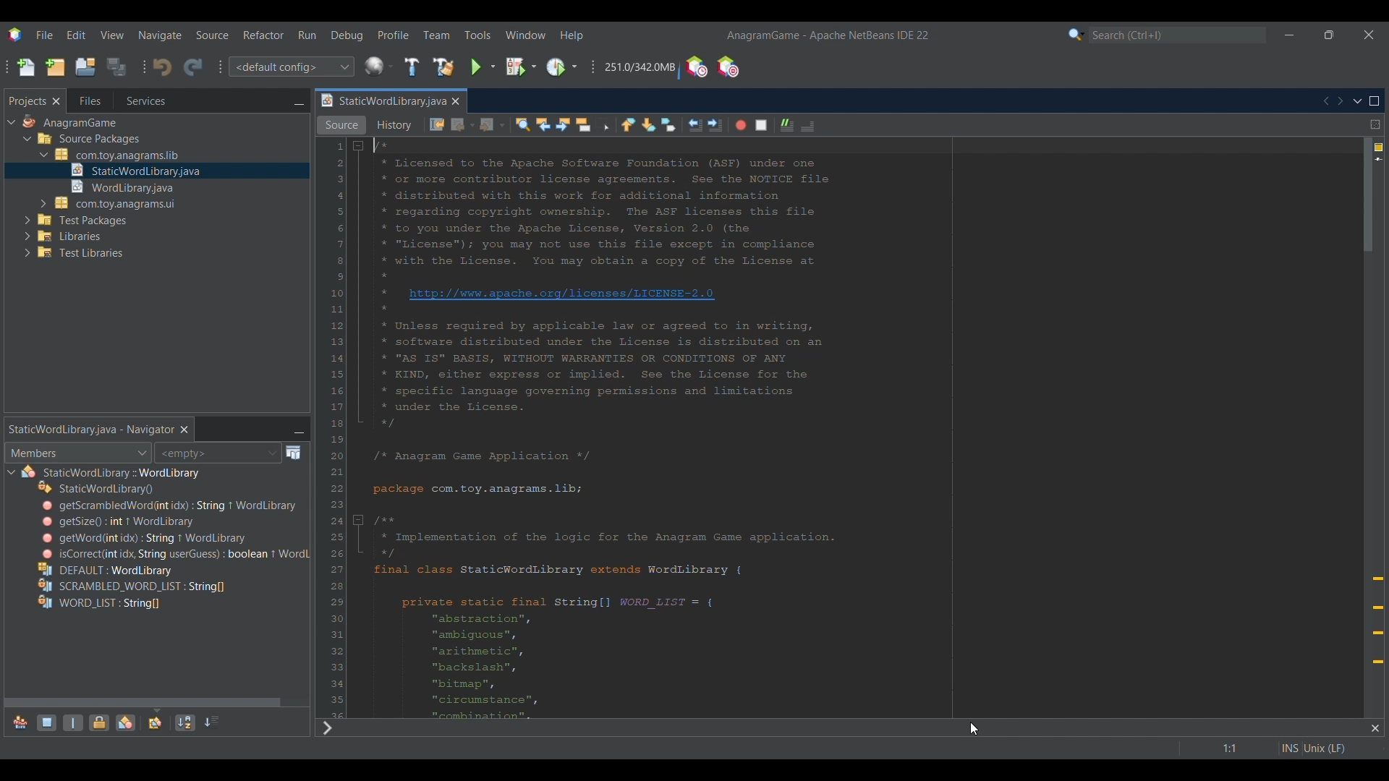 The width and height of the screenshot is (1389, 781). Describe the element at coordinates (69, 124) in the screenshot. I see `` at that location.